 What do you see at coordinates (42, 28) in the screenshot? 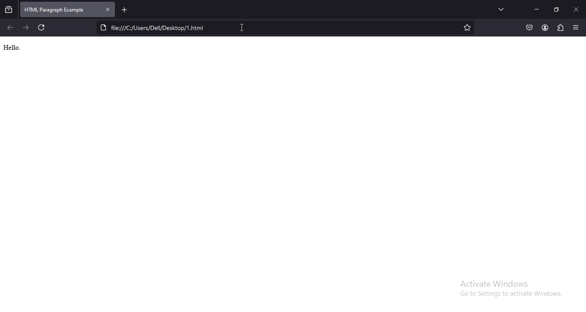
I see `refresh` at bounding box center [42, 28].